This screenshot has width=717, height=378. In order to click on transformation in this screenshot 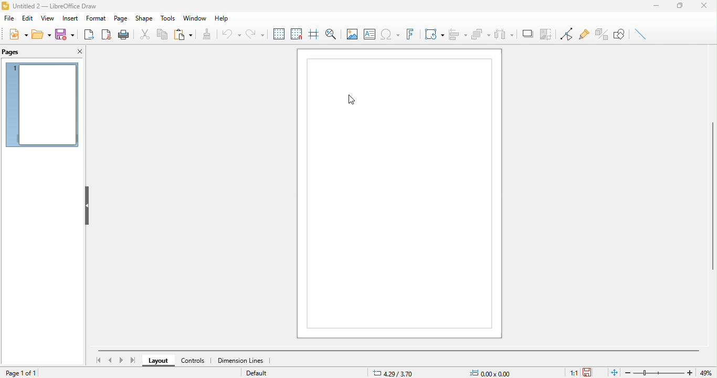, I will do `click(432, 34)`.